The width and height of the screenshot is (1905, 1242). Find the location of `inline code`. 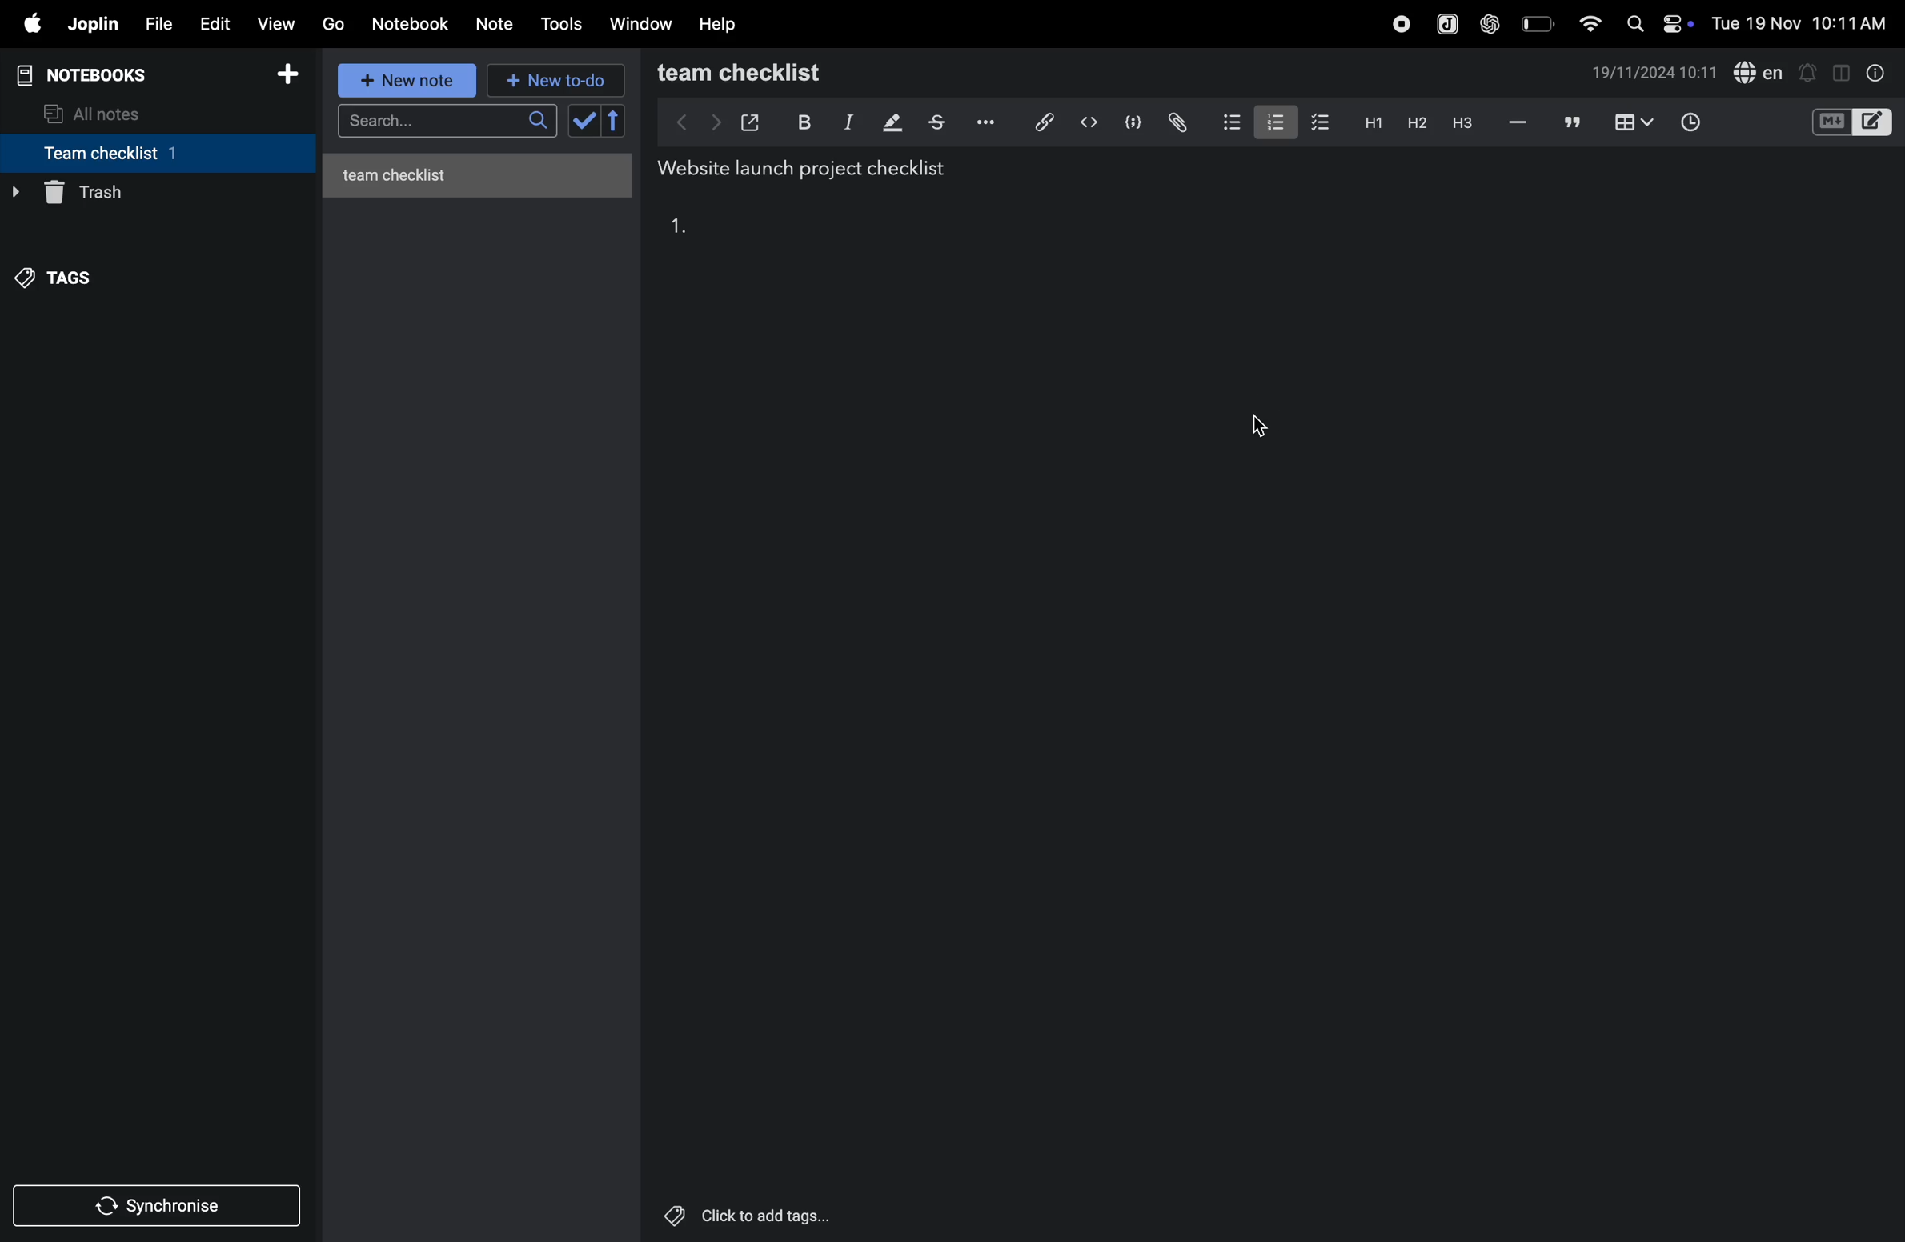

inline code is located at coordinates (1089, 122).